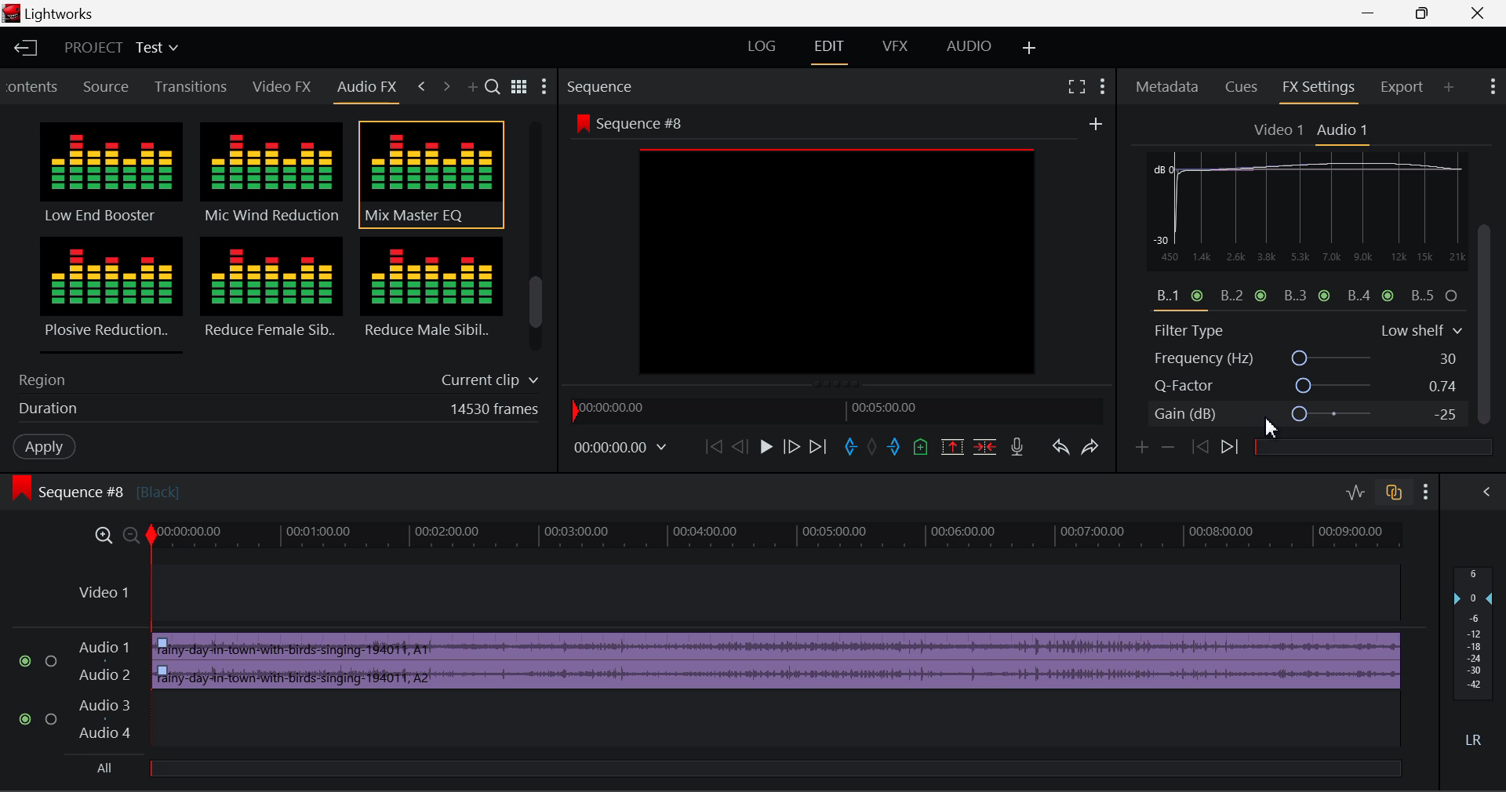  Describe the element at coordinates (1095, 452) in the screenshot. I see `Redo` at that location.